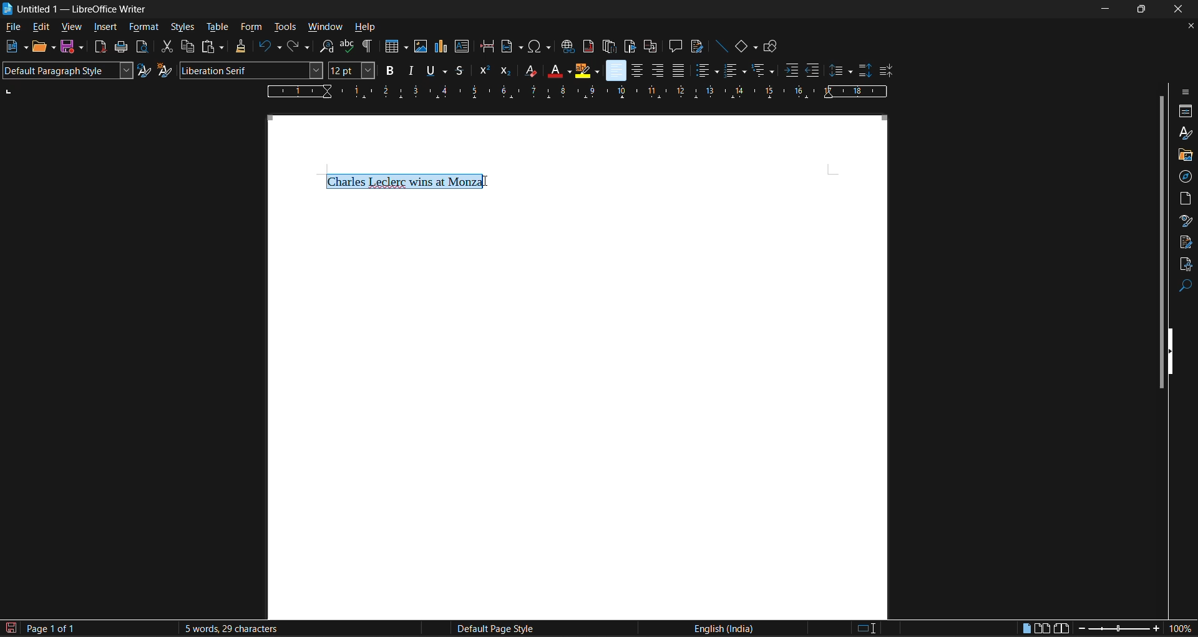 The image size is (1198, 637). What do you see at coordinates (70, 29) in the screenshot?
I see `view` at bounding box center [70, 29].